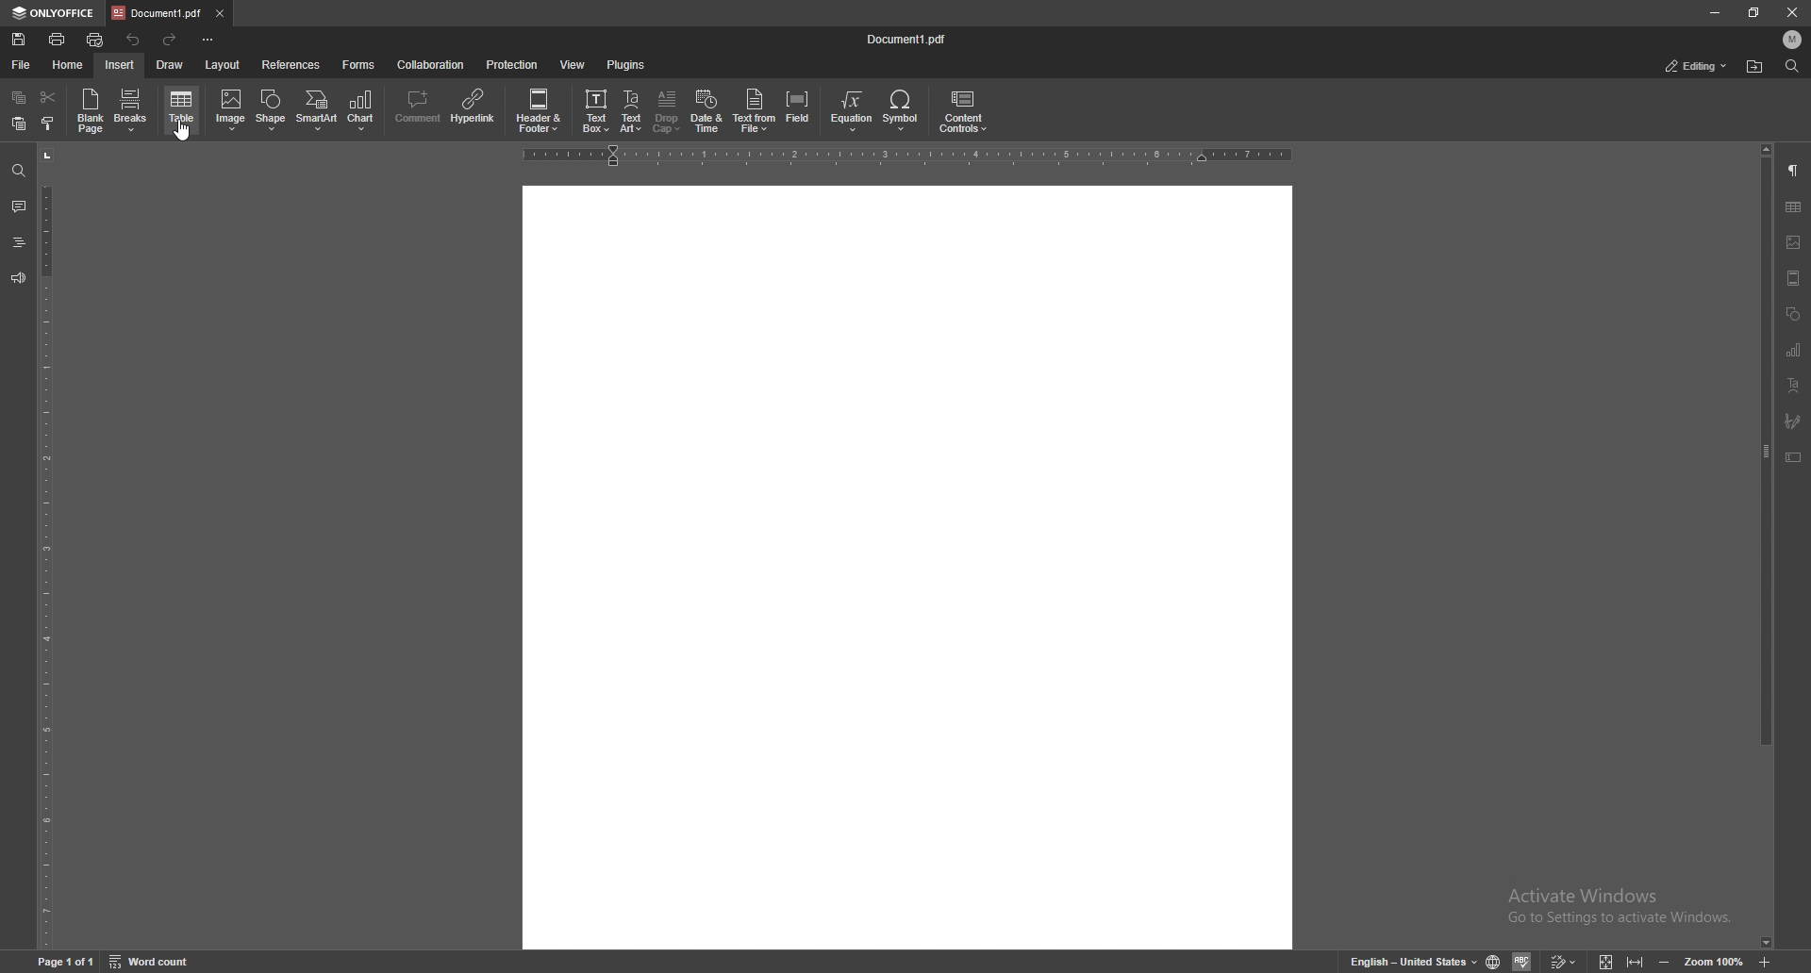 The image size is (1811, 973). Describe the element at coordinates (904, 569) in the screenshot. I see `document` at that location.